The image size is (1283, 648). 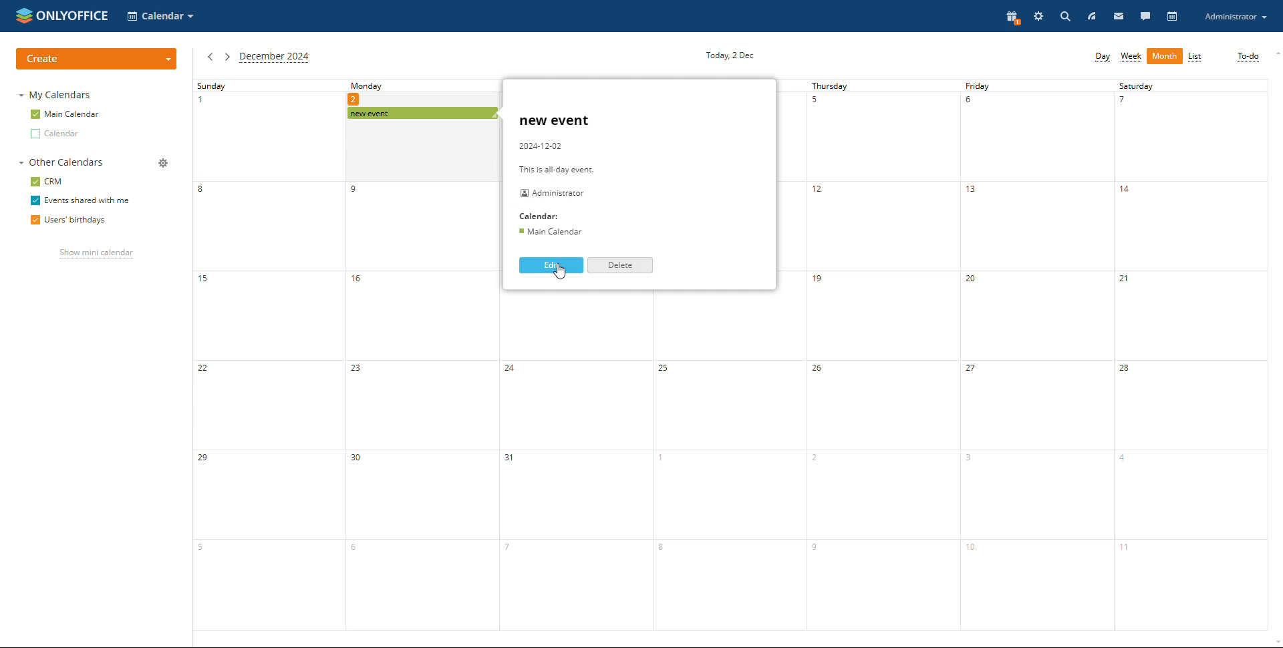 What do you see at coordinates (163, 163) in the screenshot?
I see `manage` at bounding box center [163, 163].